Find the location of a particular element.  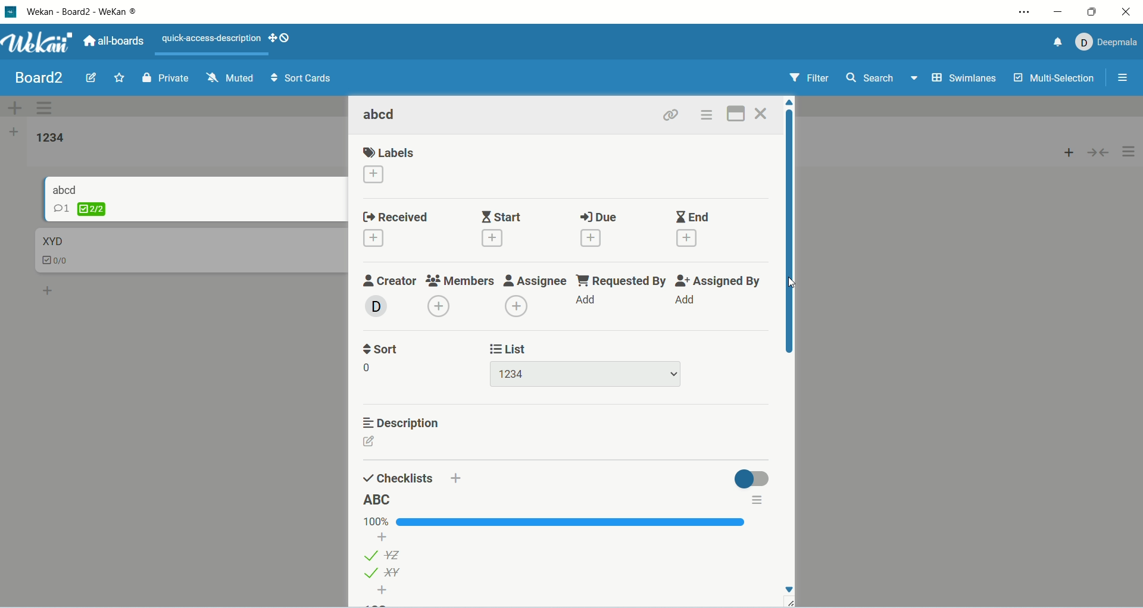

add is located at coordinates (381, 591).